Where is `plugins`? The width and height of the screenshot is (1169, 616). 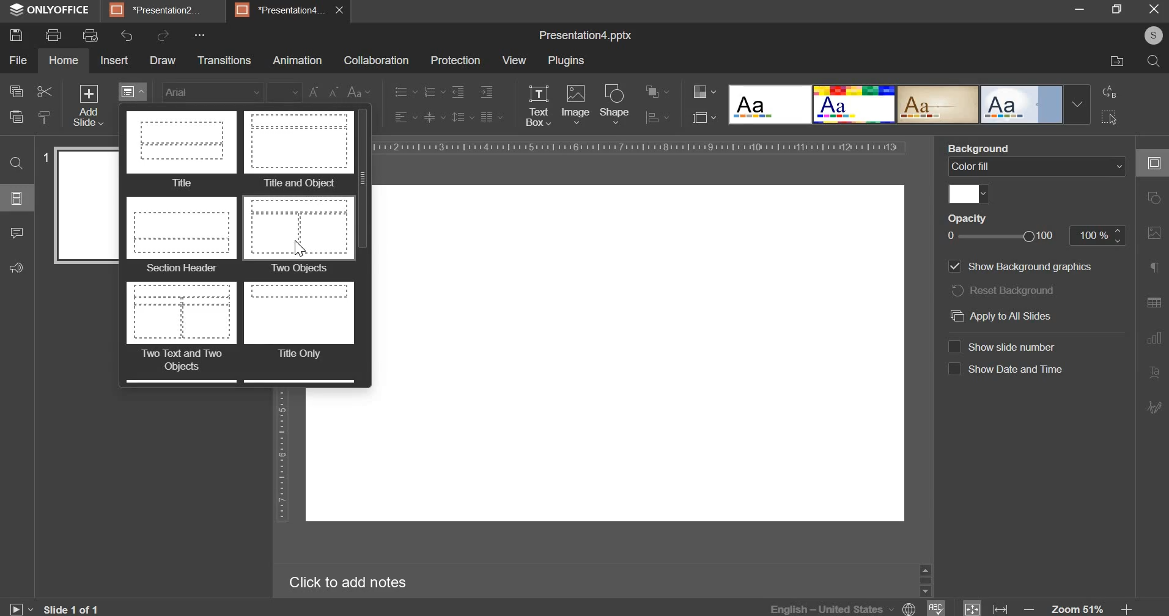
plugins is located at coordinates (566, 60).